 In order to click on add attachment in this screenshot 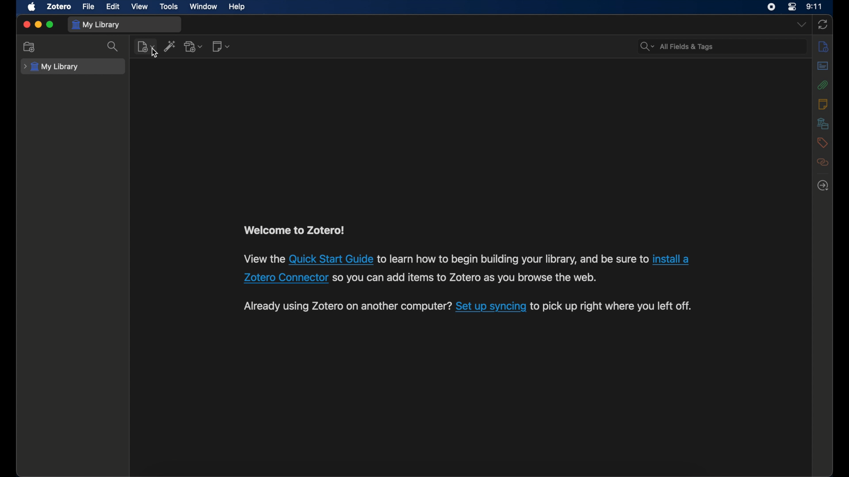, I will do `click(194, 46)`.